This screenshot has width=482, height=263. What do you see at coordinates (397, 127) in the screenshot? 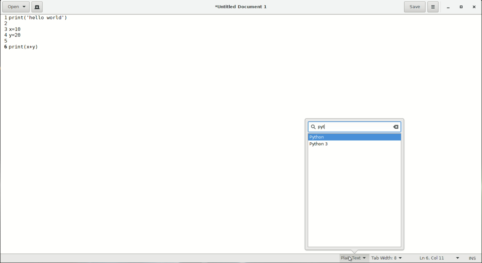
I see `clear` at bounding box center [397, 127].